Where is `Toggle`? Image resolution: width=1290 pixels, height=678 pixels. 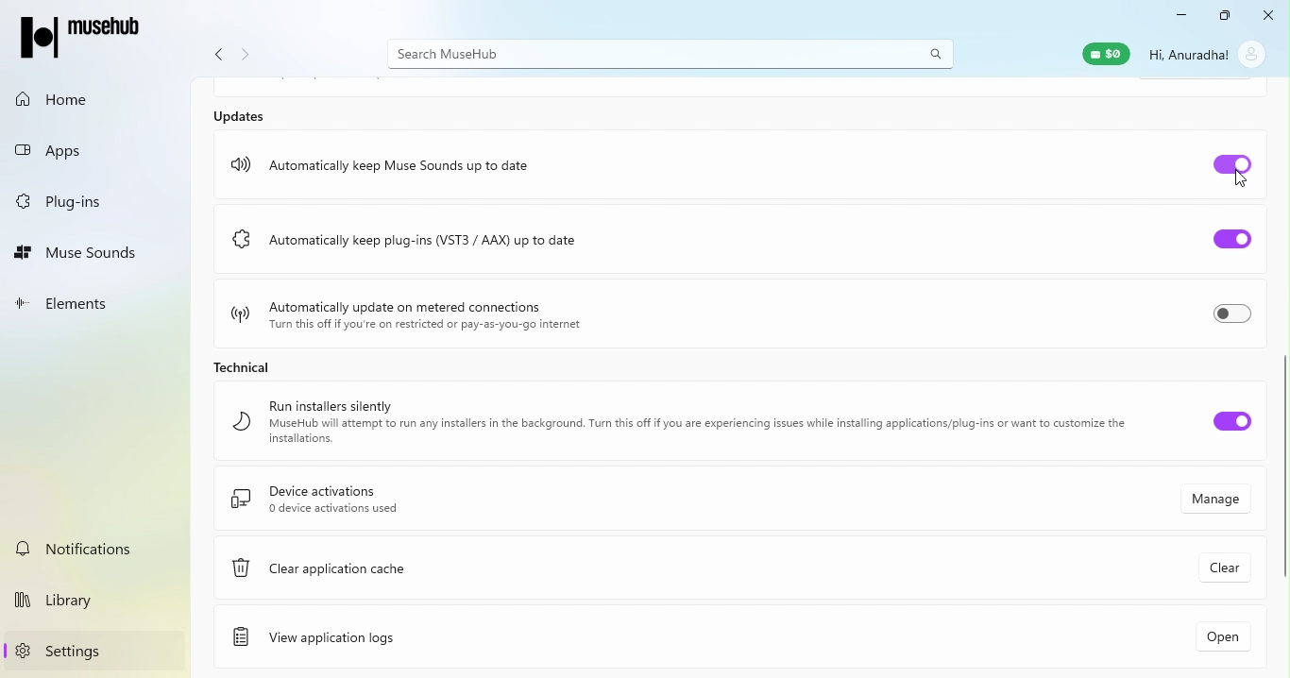
Toggle is located at coordinates (1223, 234).